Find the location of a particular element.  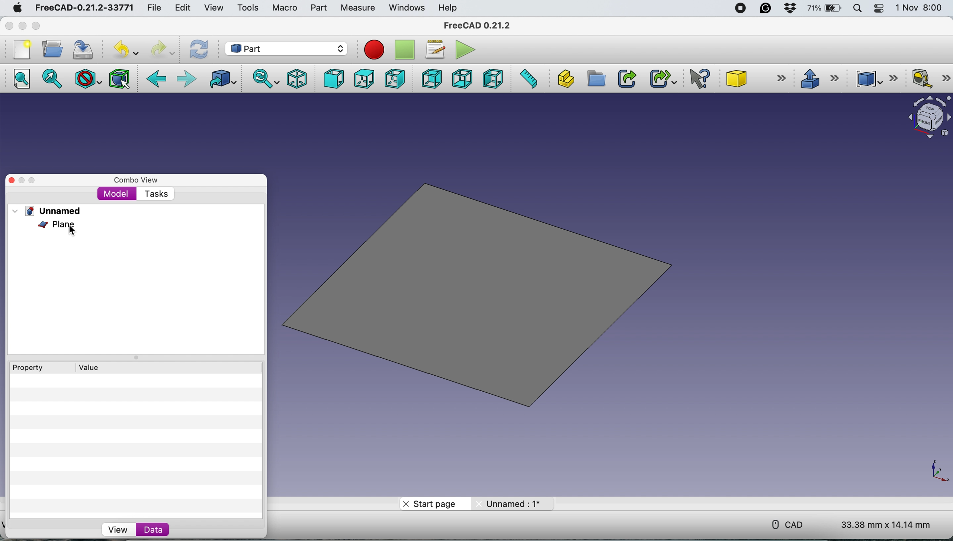

tasks is located at coordinates (158, 194).